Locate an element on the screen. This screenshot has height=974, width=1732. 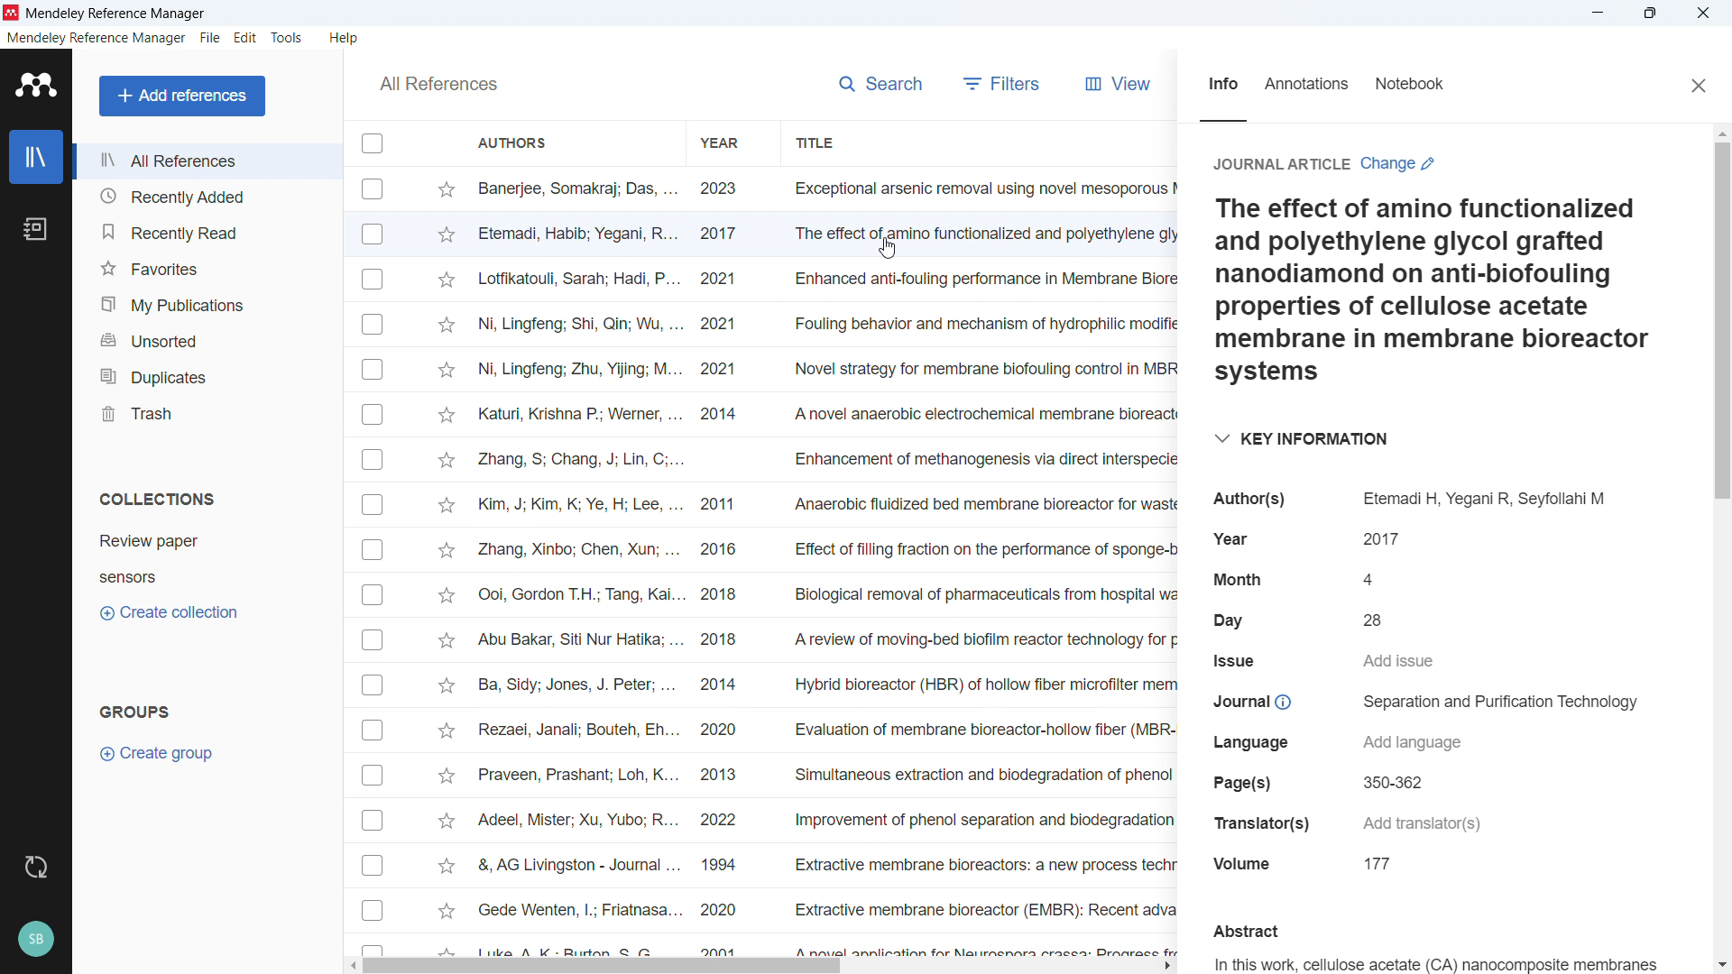
Starmark individual entries  is located at coordinates (449, 565).